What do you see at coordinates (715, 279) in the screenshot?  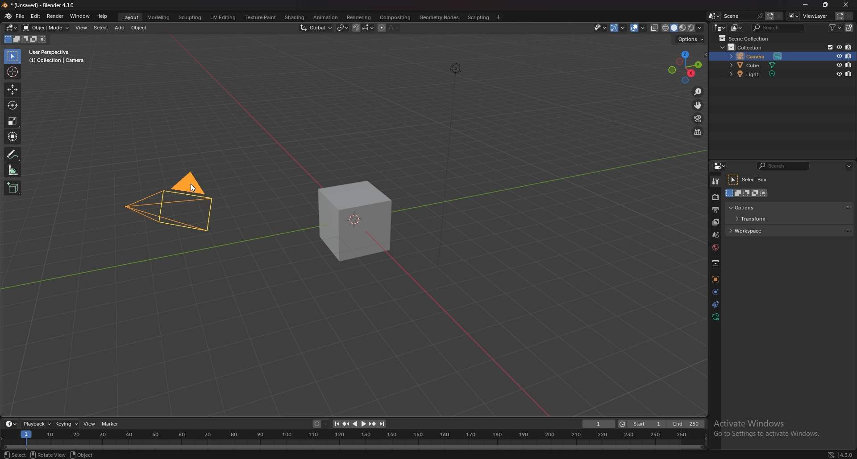 I see `objects` at bounding box center [715, 279].